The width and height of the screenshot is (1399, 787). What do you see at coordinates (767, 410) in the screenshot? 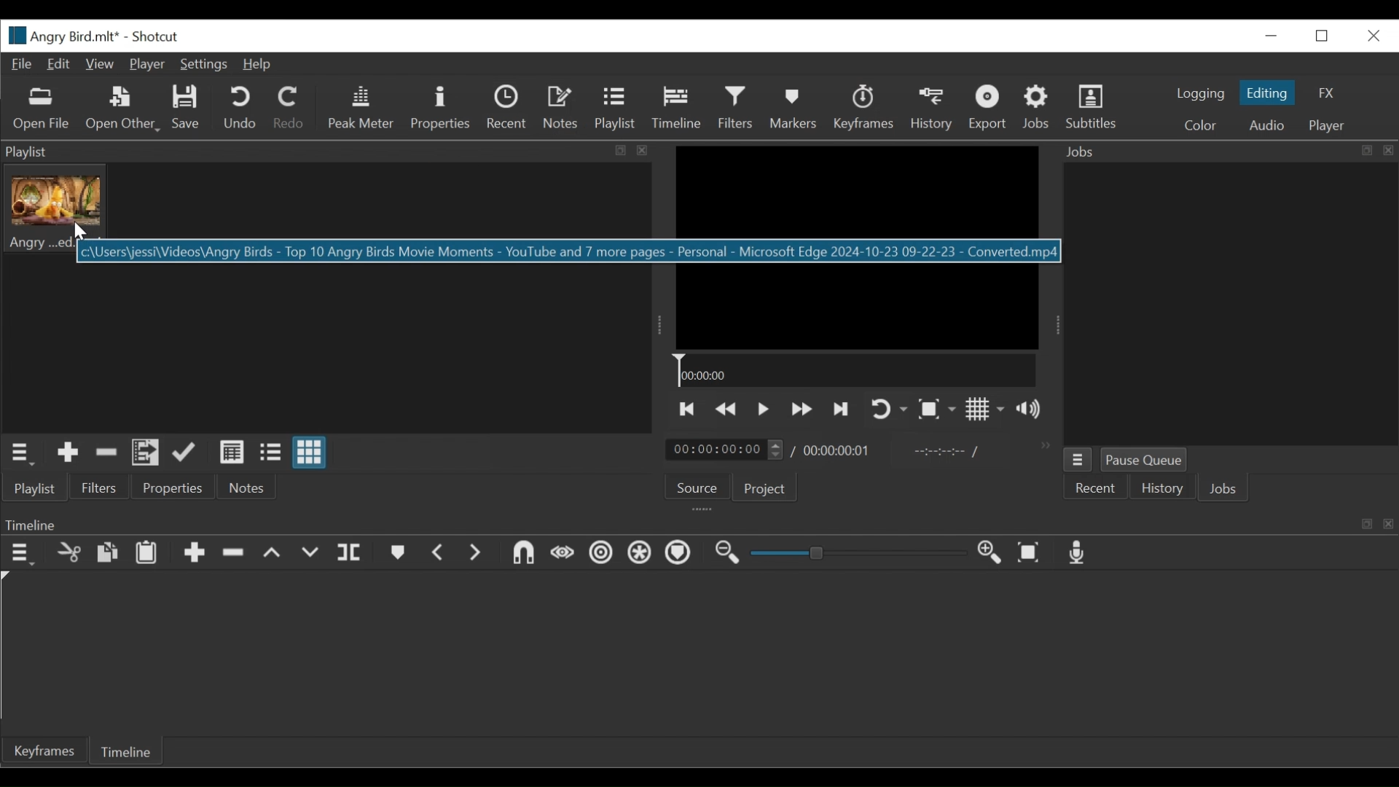
I see `Toggle play or pause` at bounding box center [767, 410].